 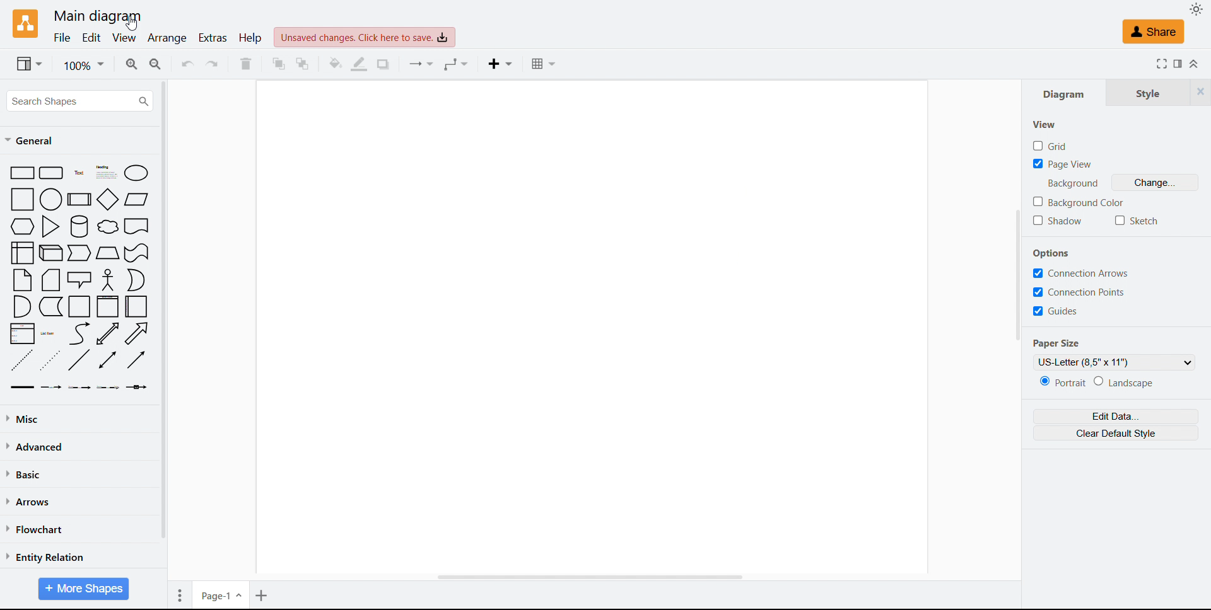 I want to click on Redo , so click(x=213, y=65).